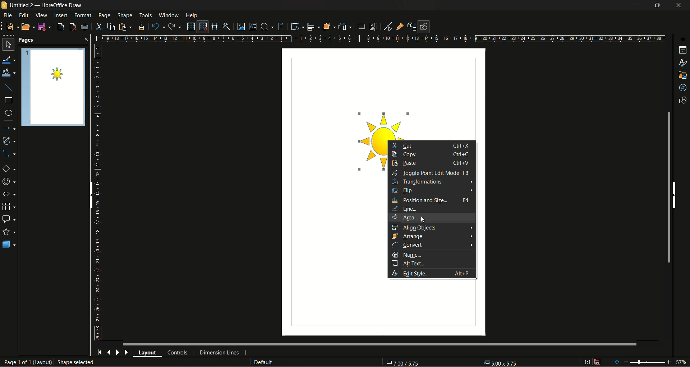 This screenshot has width=690, height=367. Describe the element at coordinates (469, 182) in the screenshot. I see `arrow` at that location.